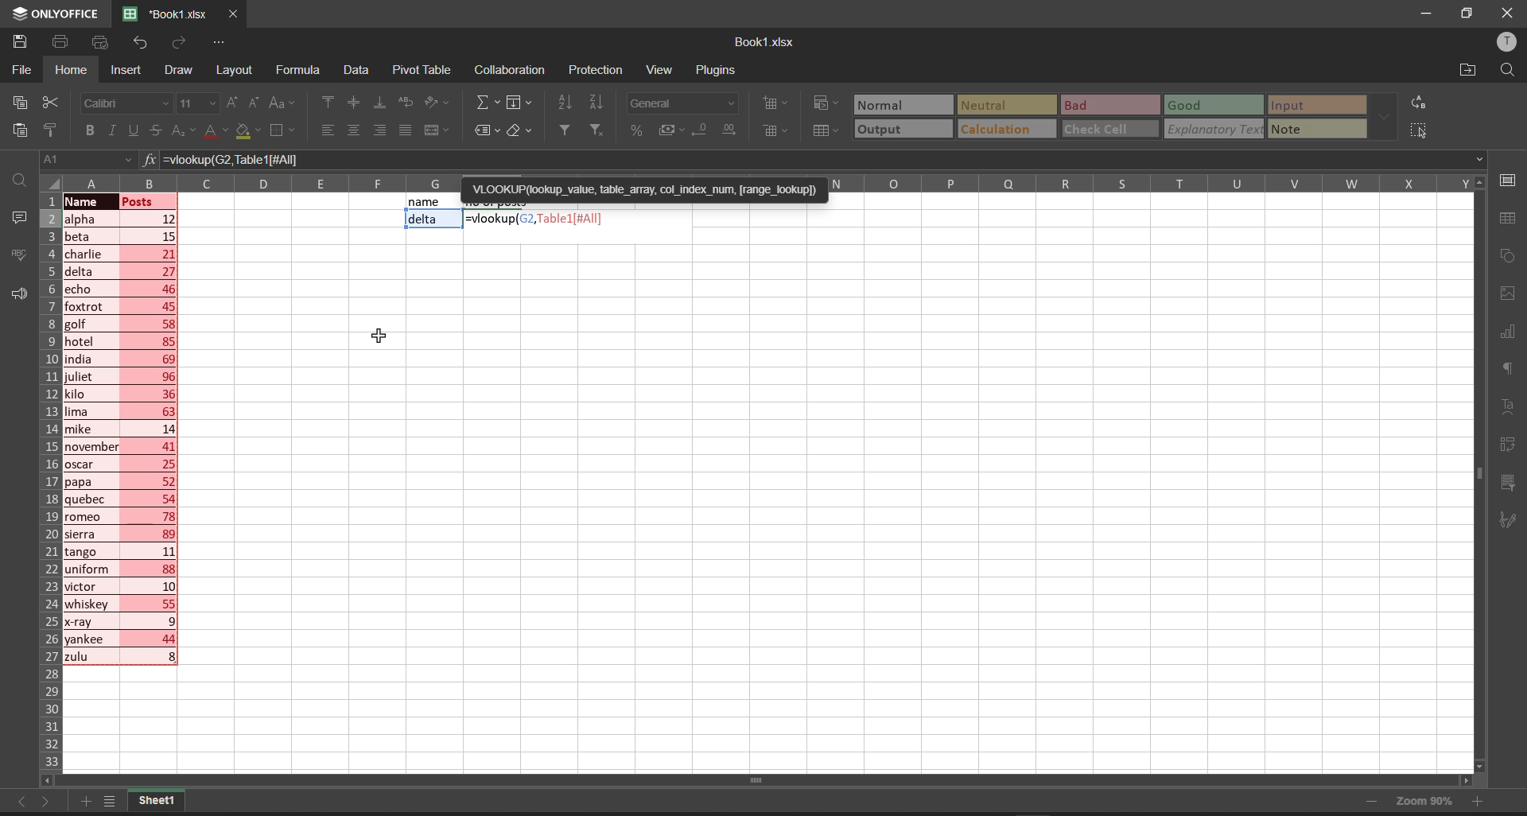 The width and height of the screenshot is (1527, 816). I want to click on save, so click(19, 42).